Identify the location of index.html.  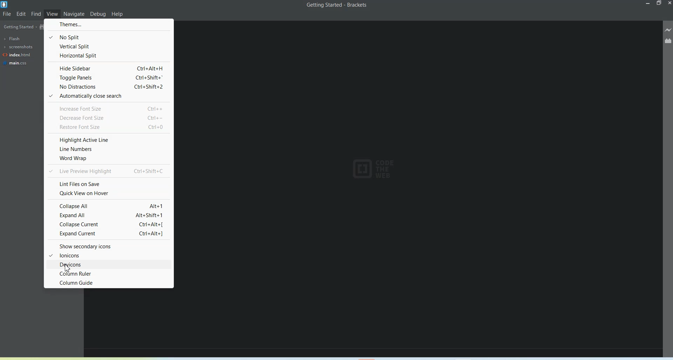
(17, 55).